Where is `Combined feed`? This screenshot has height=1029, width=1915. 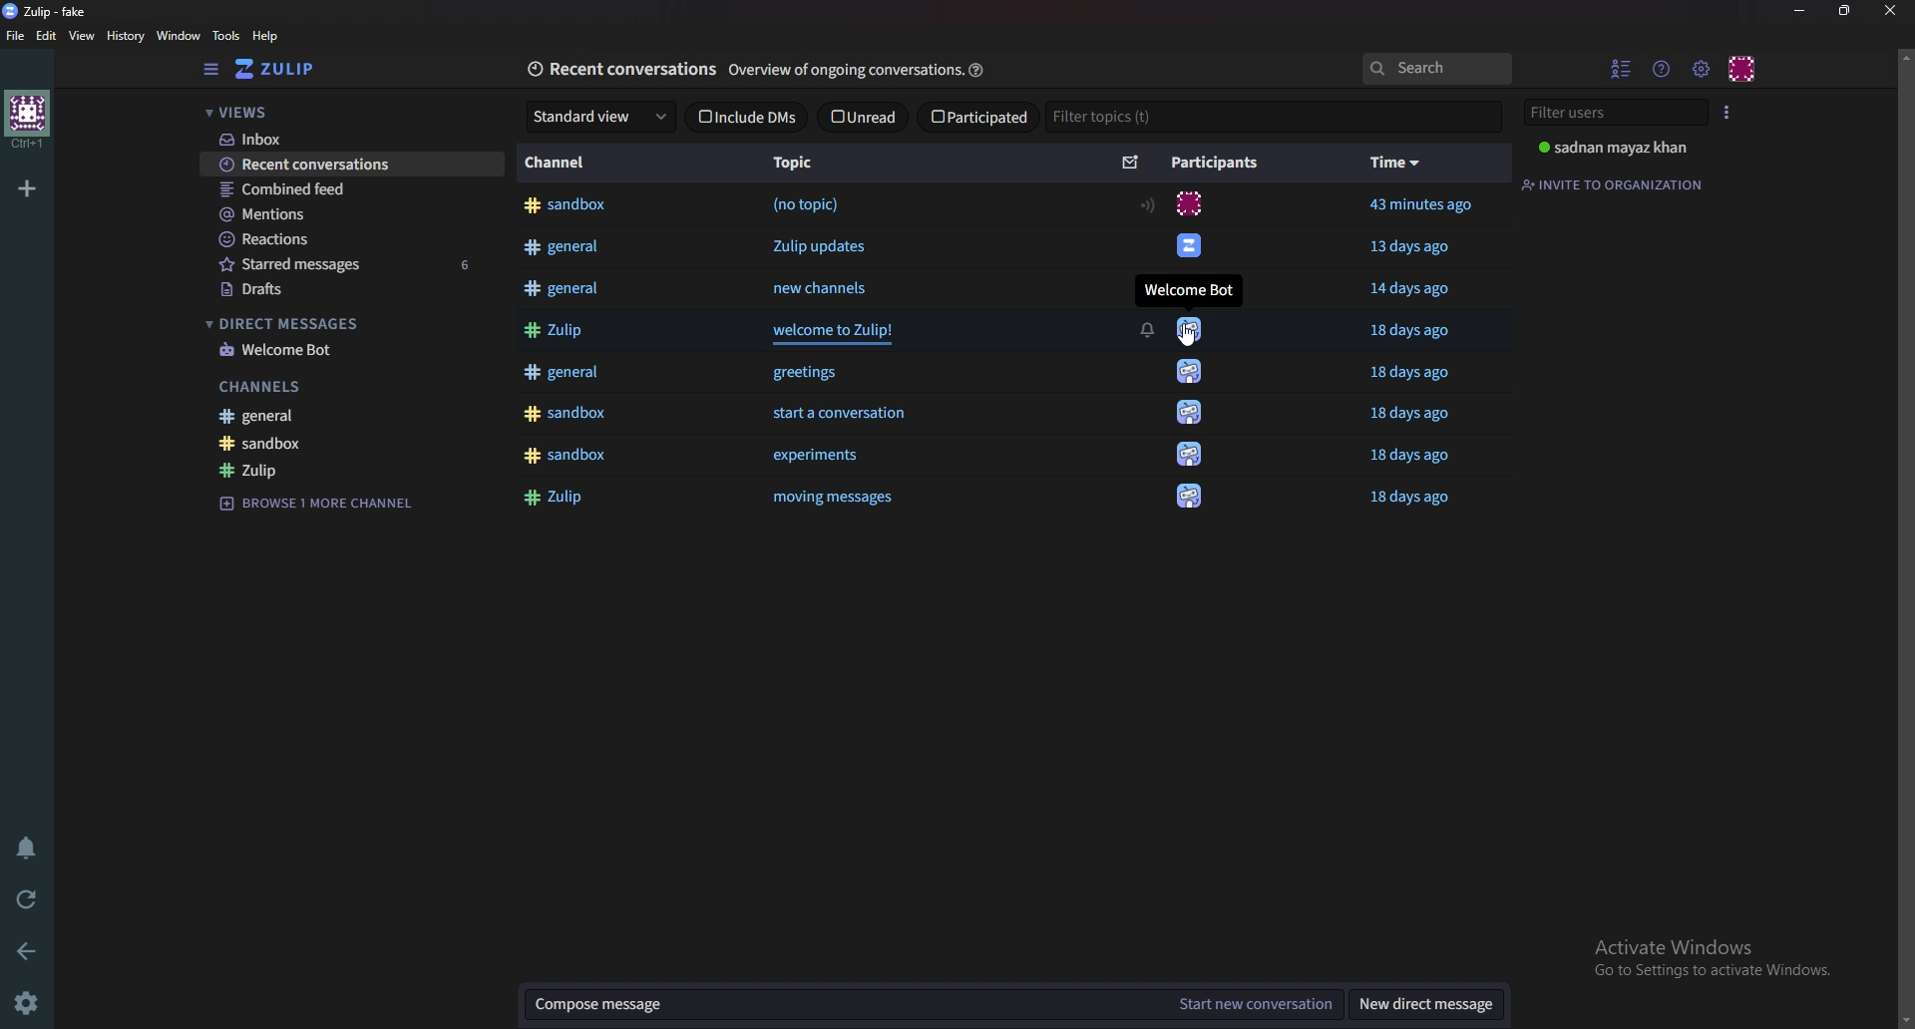
Combined feed is located at coordinates (354, 190).